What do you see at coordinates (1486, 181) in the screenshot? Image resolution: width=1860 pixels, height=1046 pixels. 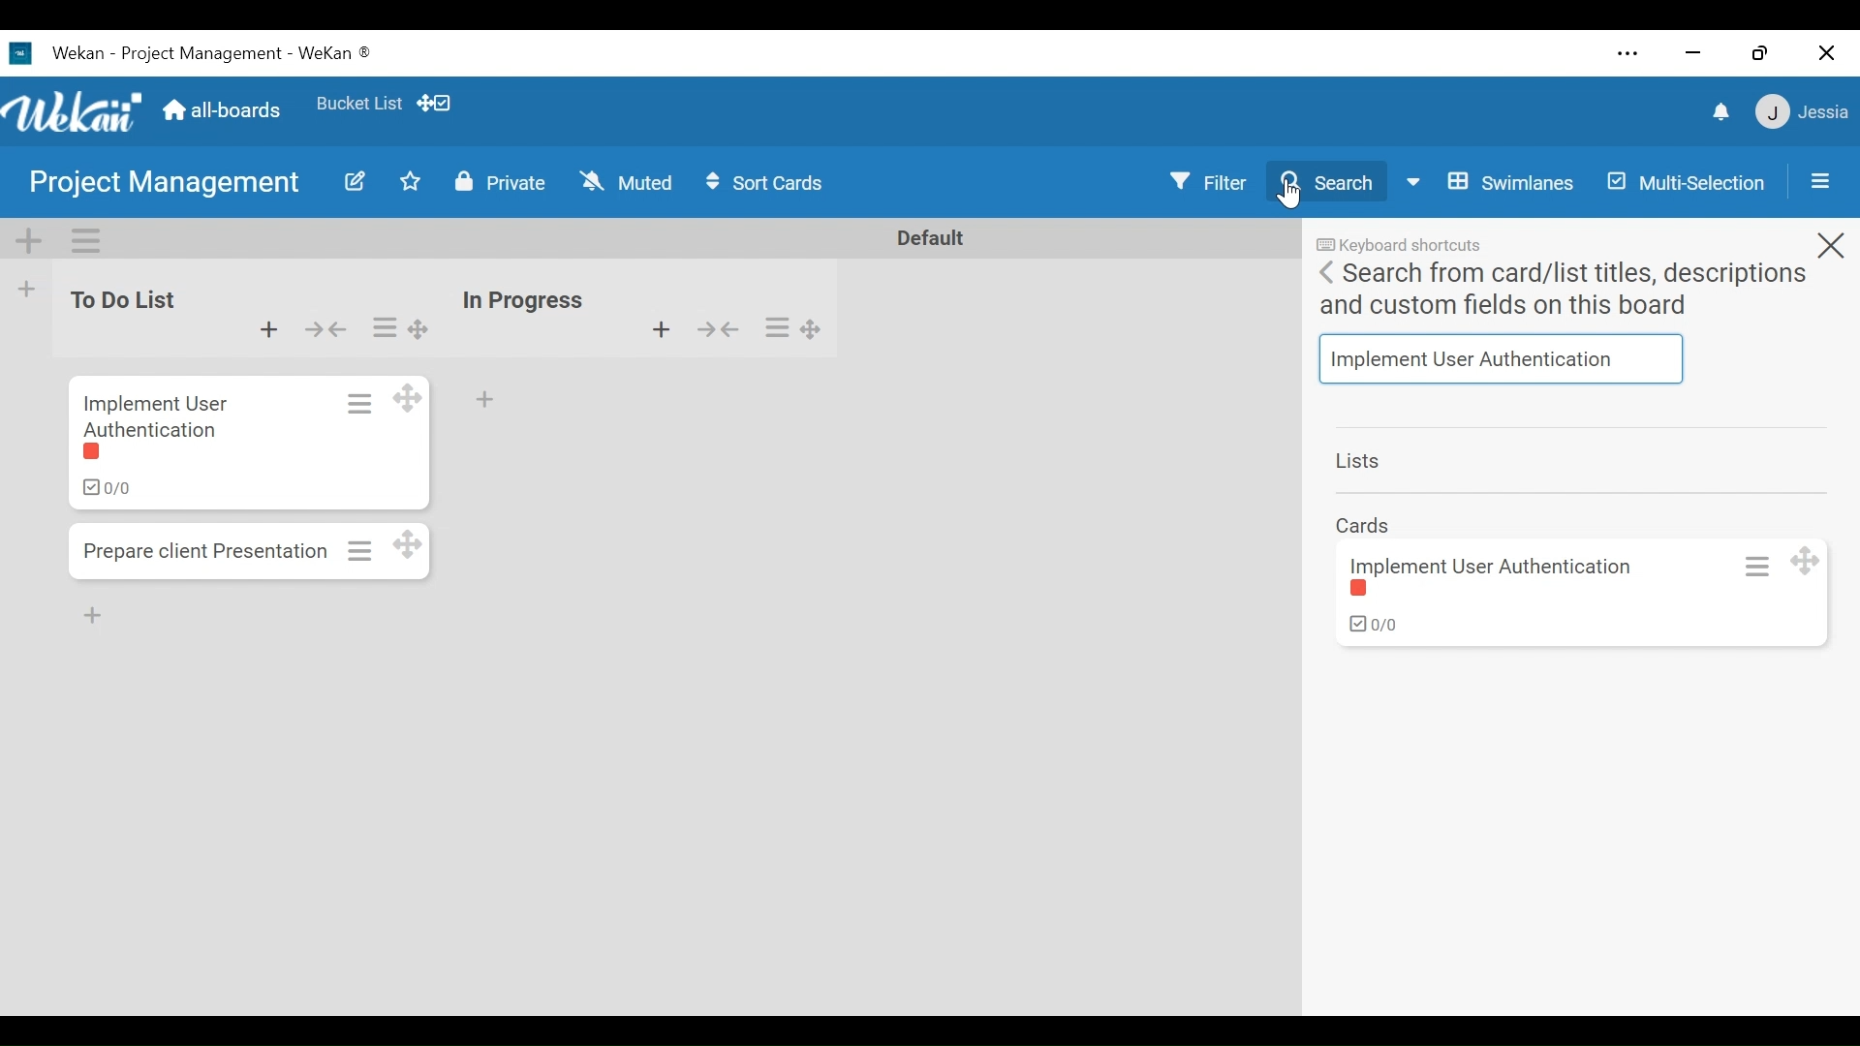 I see `Board View` at bounding box center [1486, 181].